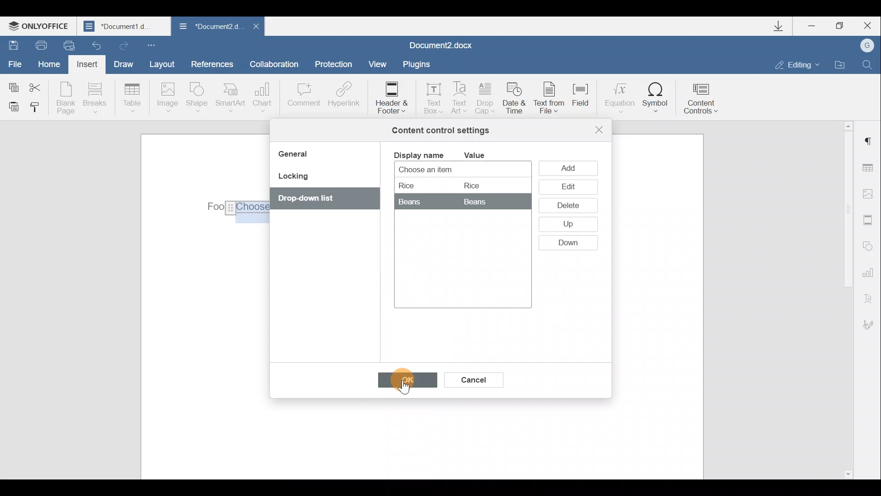  I want to click on Text box, so click(430, 96).